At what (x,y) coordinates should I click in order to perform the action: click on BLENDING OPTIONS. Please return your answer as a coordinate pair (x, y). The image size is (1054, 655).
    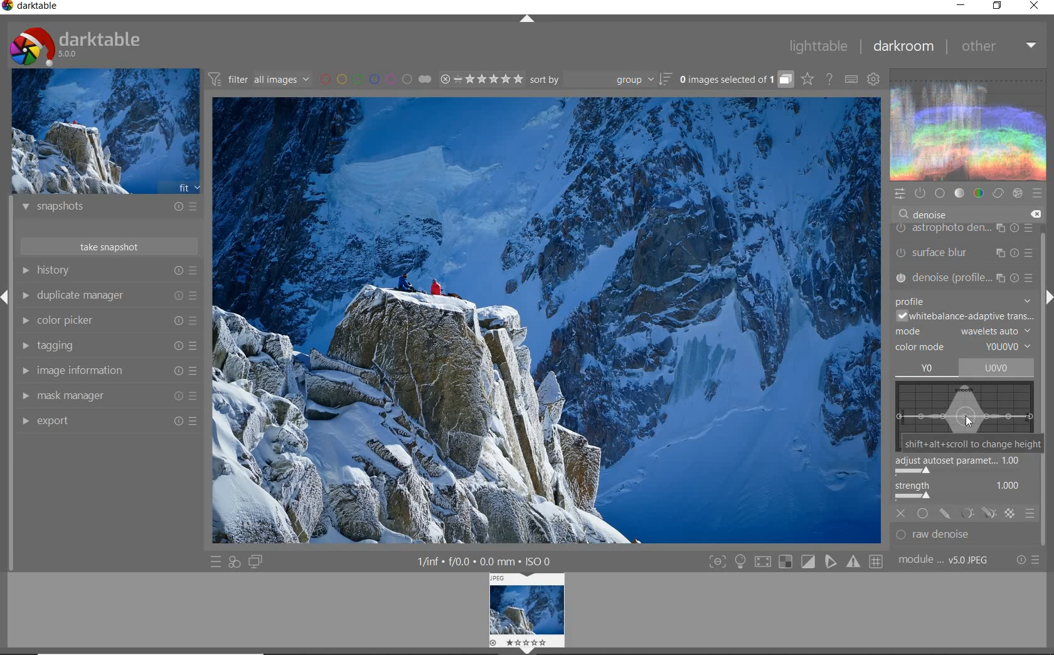
    Looking at the image, I should click on (1030, 514).